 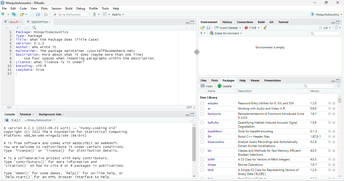 What do you see at coordinates (117, 9) in the screenshot?
I see `Help` at bounding box center [117, 9].